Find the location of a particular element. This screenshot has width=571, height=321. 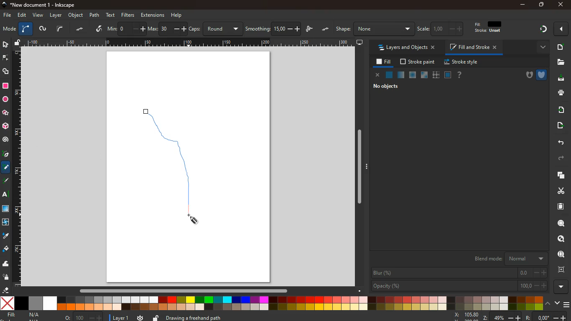

filters is located at coordinates (129, 15).